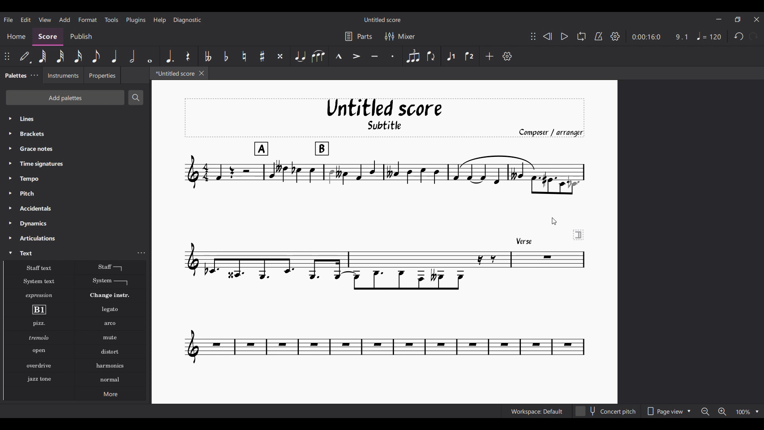  I want to click on Toggle double flat, so click(207, 56).